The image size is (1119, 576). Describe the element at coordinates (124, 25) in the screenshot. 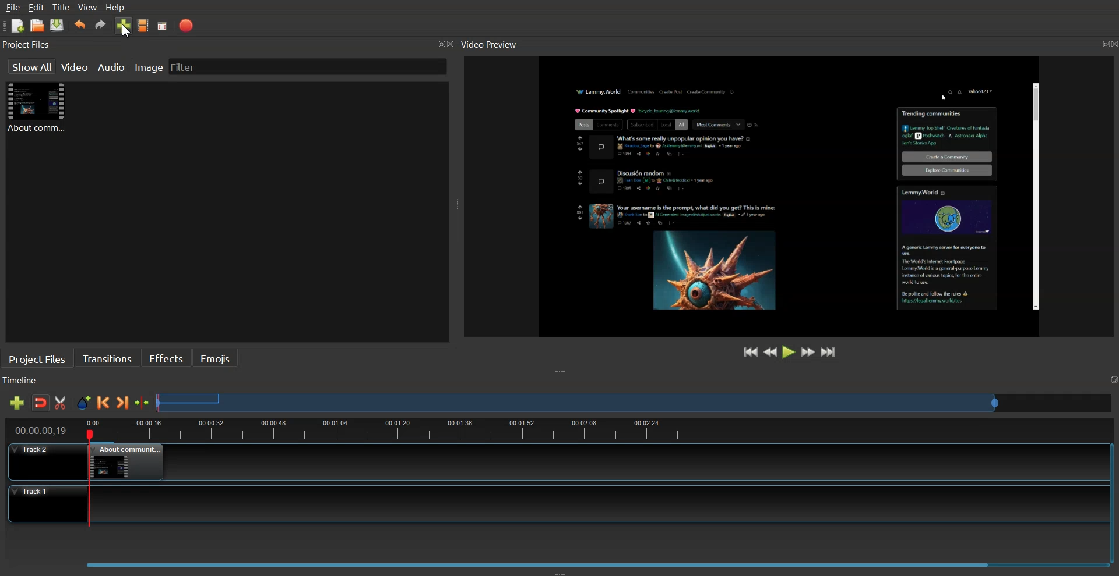

I see `Import file` at that location.